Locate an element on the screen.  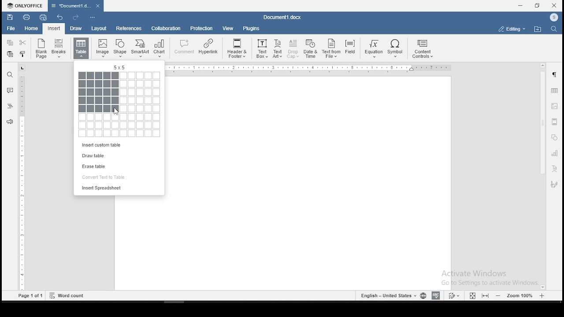
insert spreadsheet is located at coordinates (119, 189).